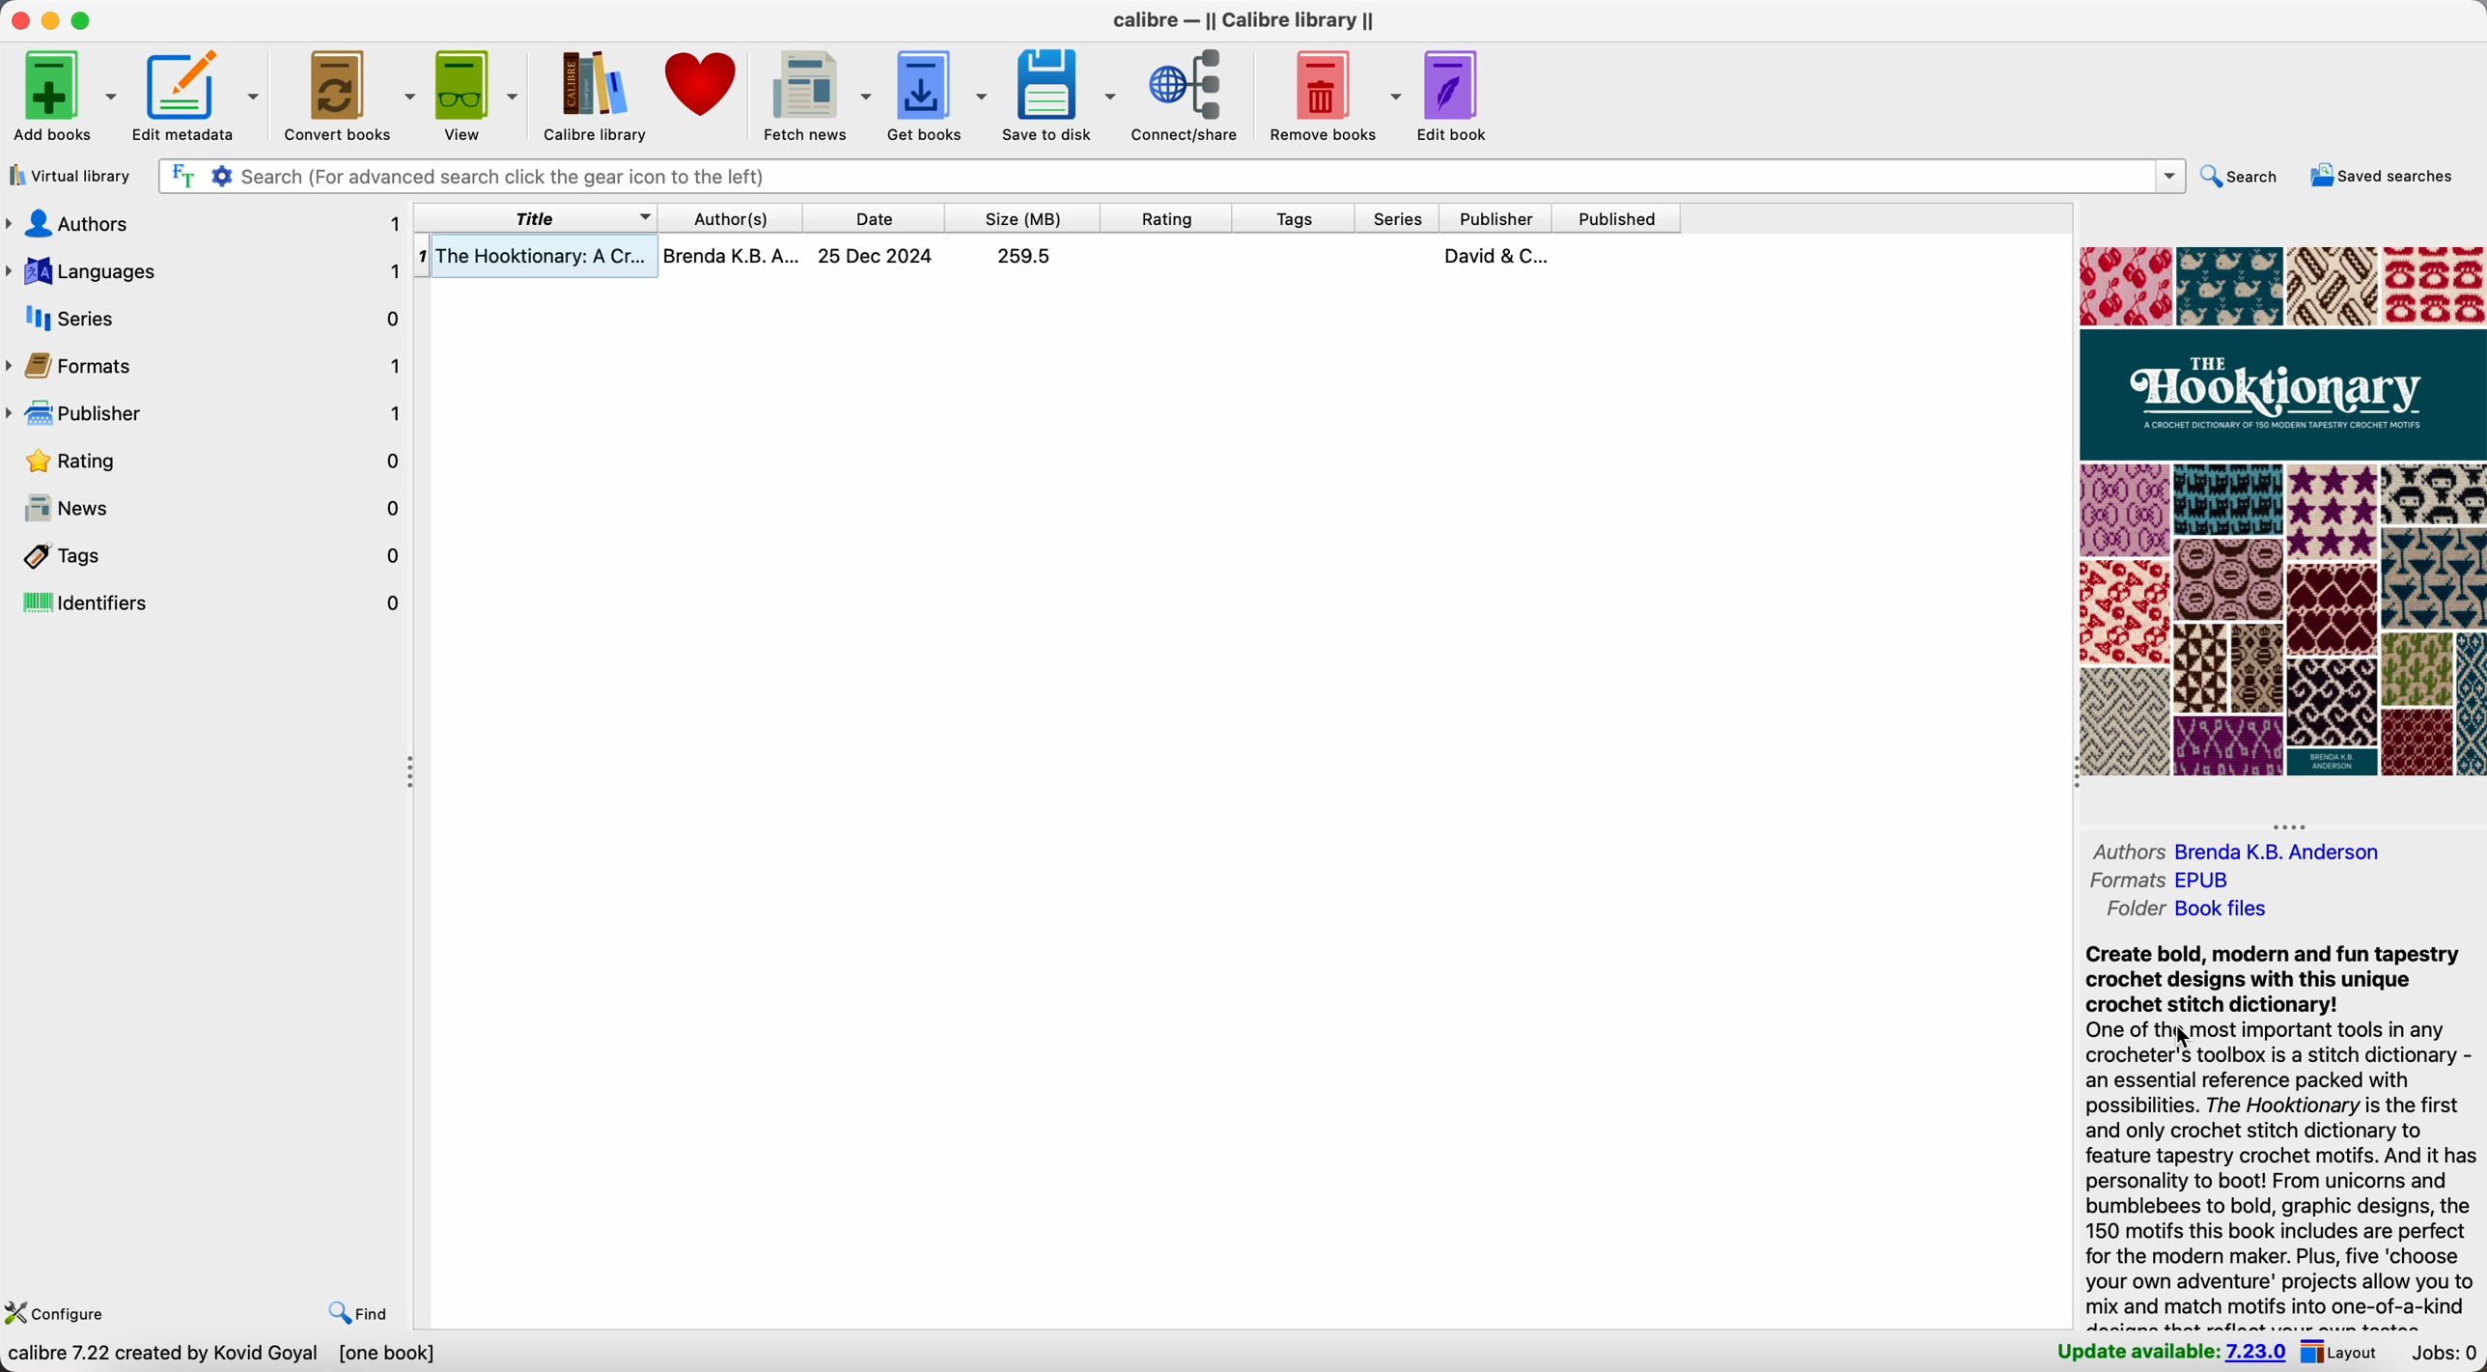  What do you see at coordinates (729, 217) in the screenshot?
I see `author(s)` at bounding box center [729, 217].